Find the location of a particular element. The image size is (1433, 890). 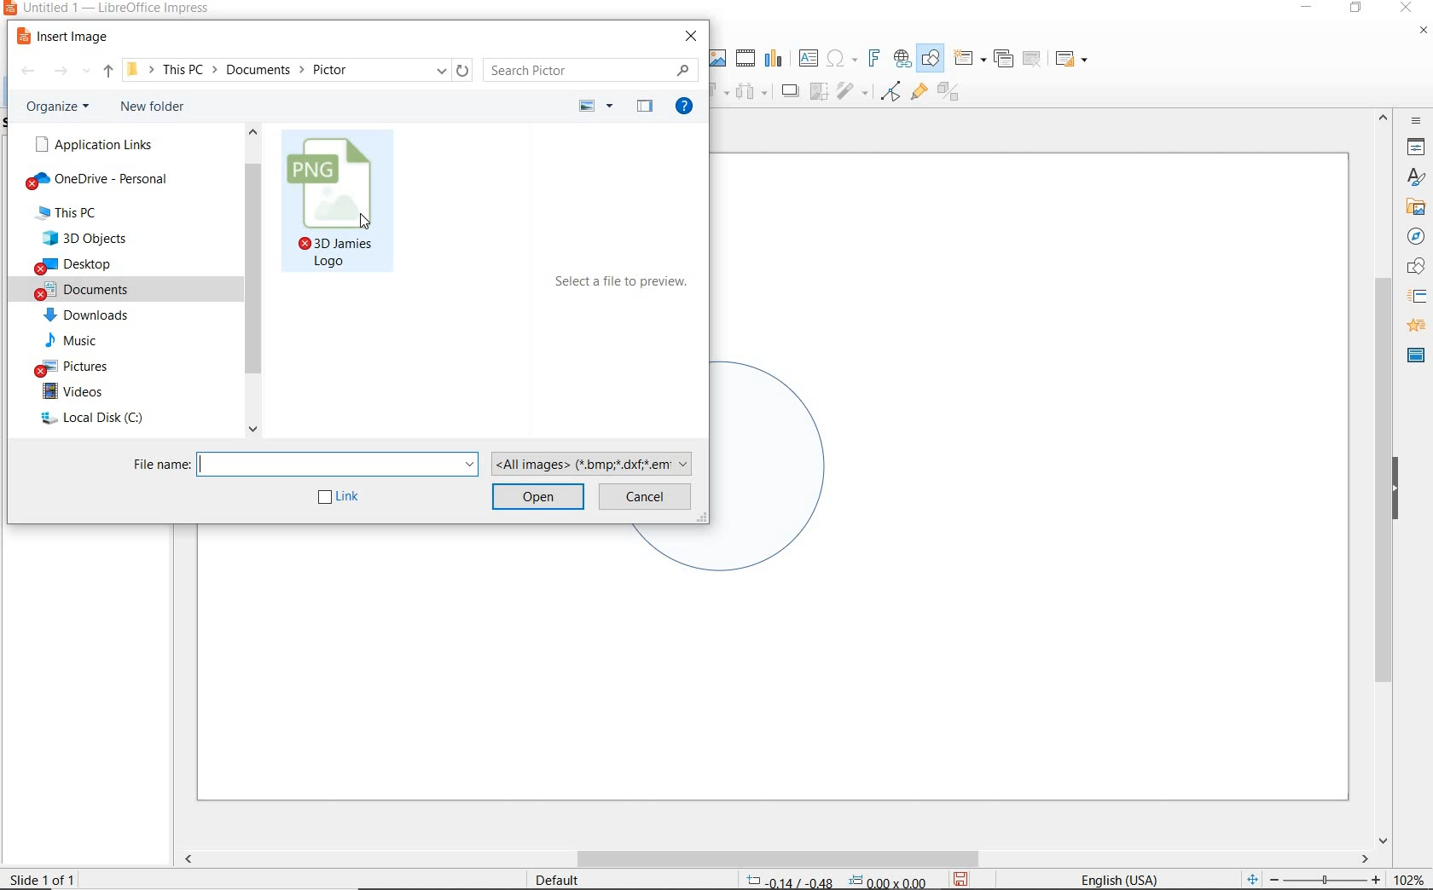

insert fontwork text is located at coordinates (872, 59).